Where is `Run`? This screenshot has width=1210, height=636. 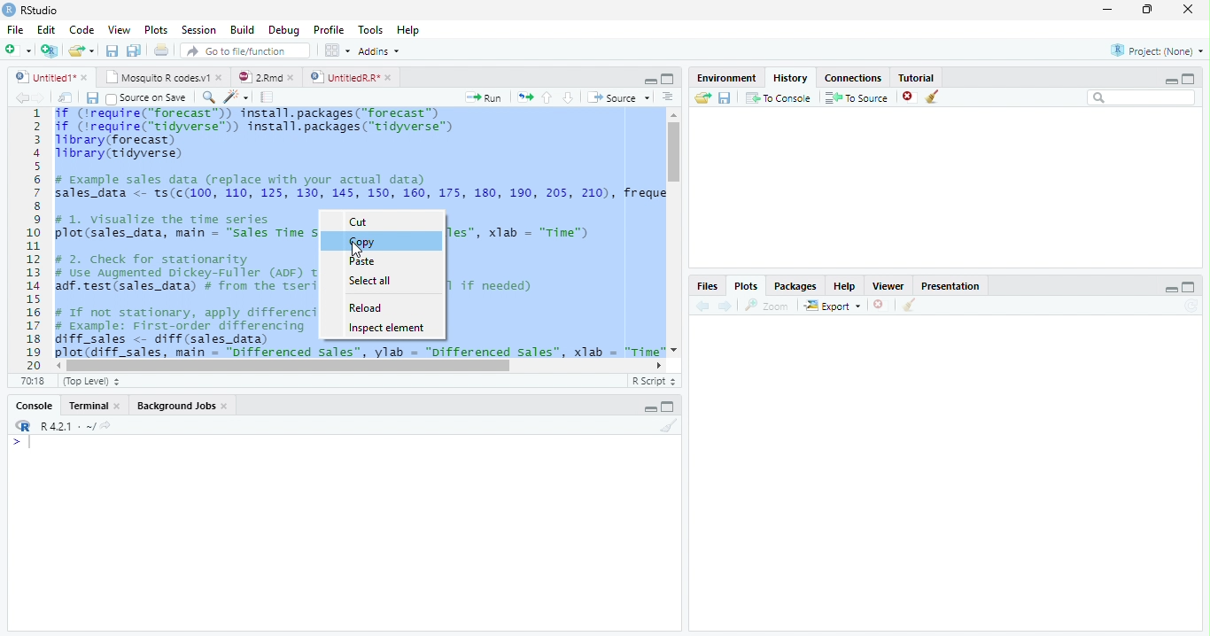 Run is located at coordinates (480, 98).